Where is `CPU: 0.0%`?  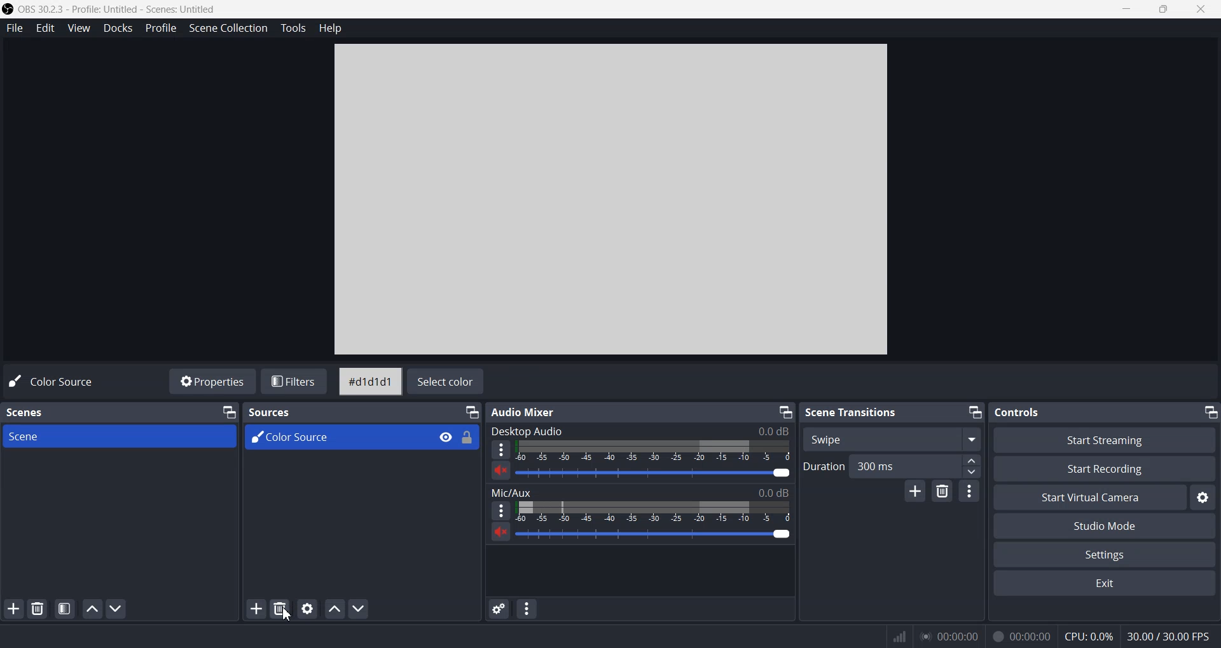
CPU: 0.0% is located at coordinates (1088, 635).